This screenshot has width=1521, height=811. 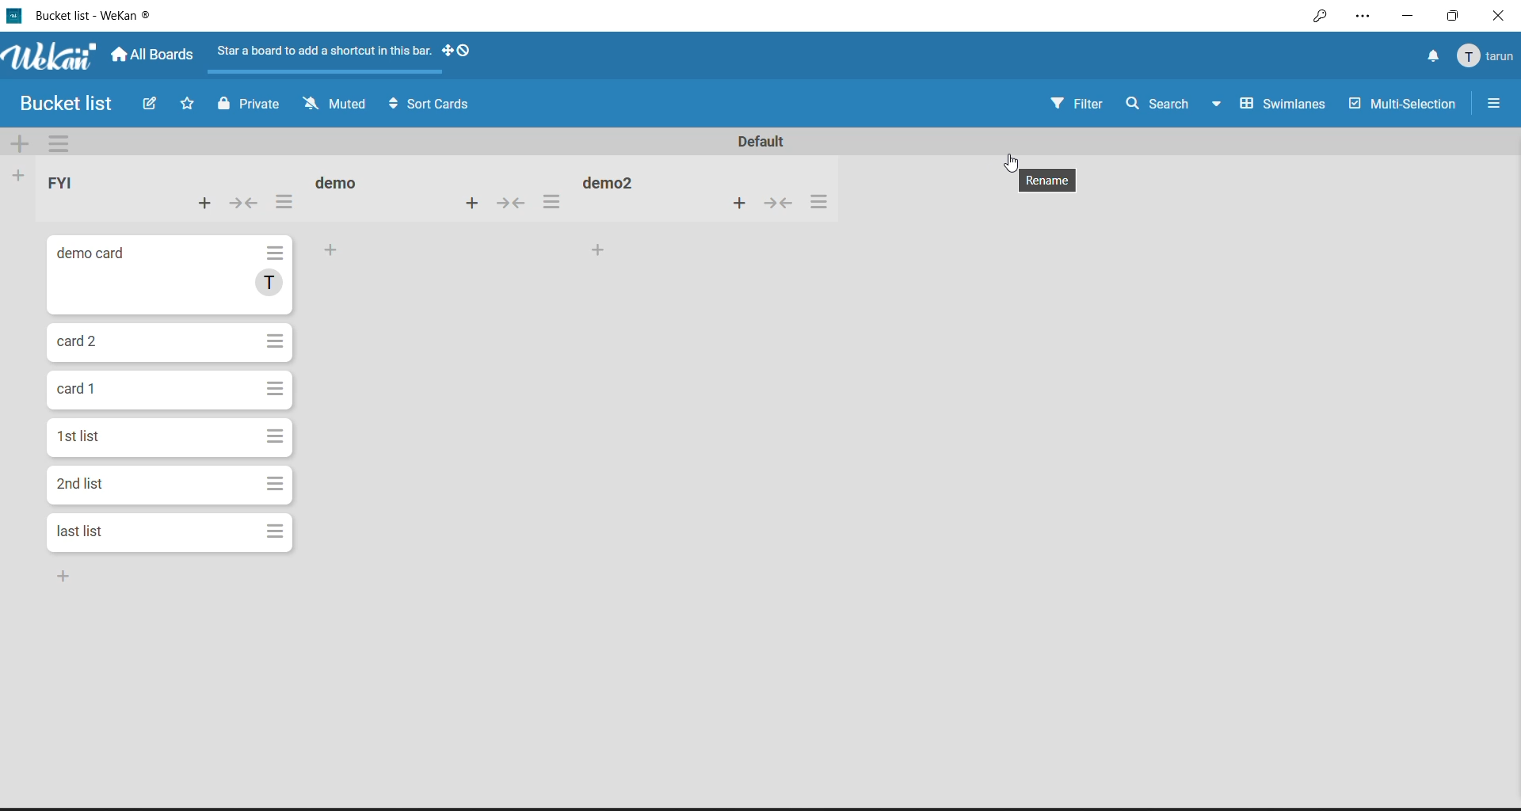 What do you see at coordinates (512, 203) in the screenshot?
I see `collapse` at bounding box center [512, 203].